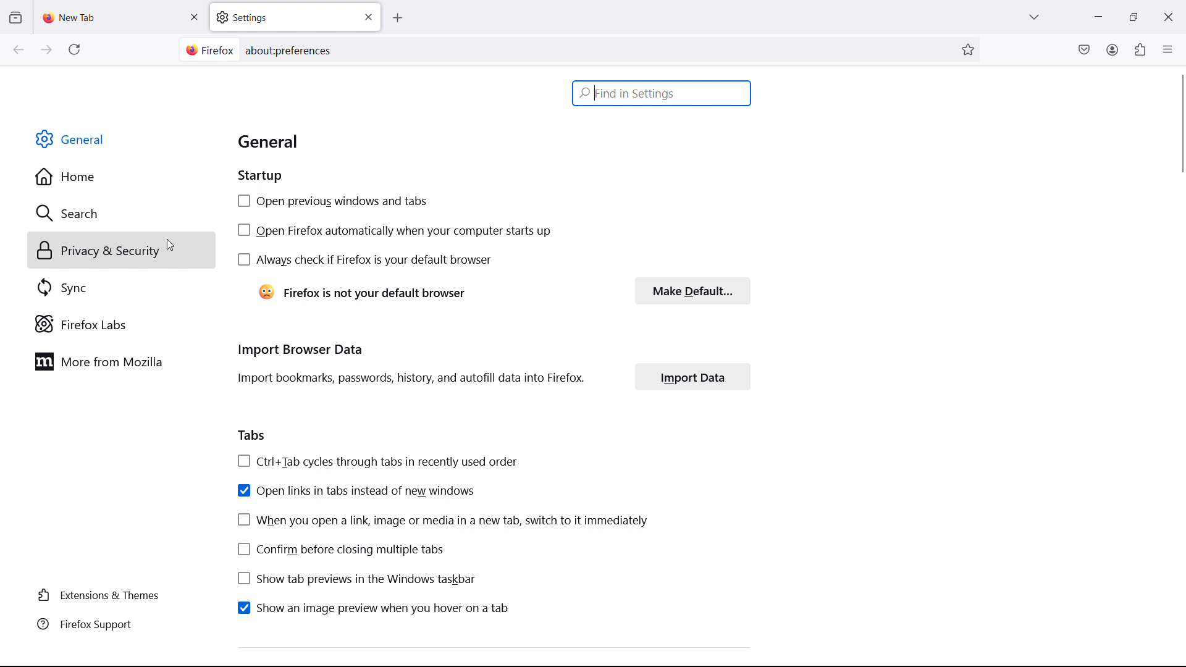 Image resolution: width=1186 pixels, height=667 pixels. What do you see at coordinates (1167, 48) in the screenshot?
I see `open application menu` at bounding box center [1167, 48].